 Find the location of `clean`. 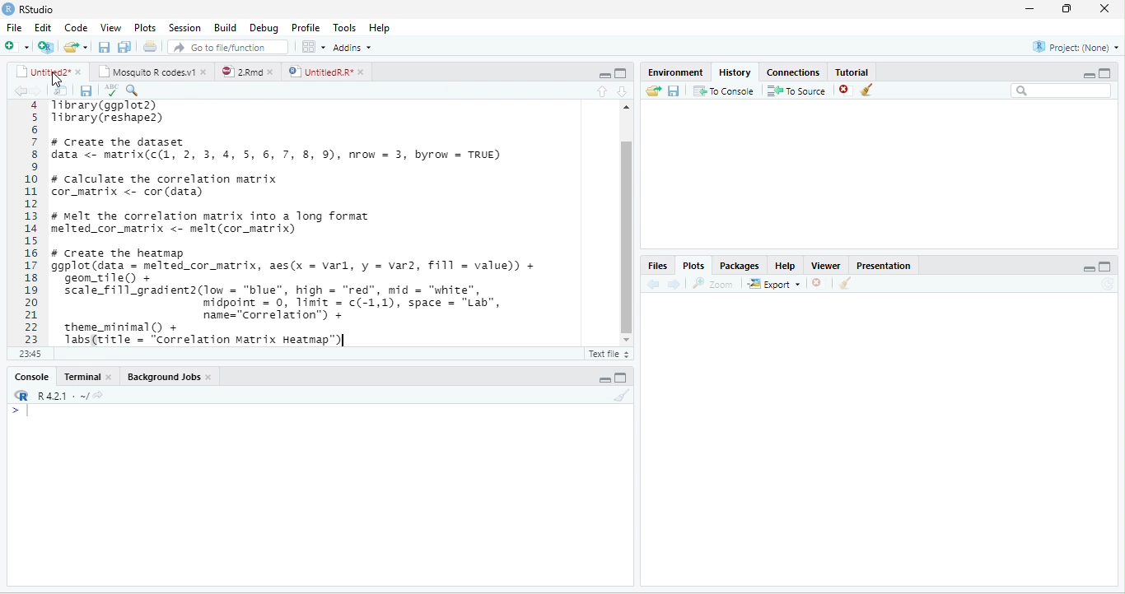

clean is located at coordinates (878, 91).